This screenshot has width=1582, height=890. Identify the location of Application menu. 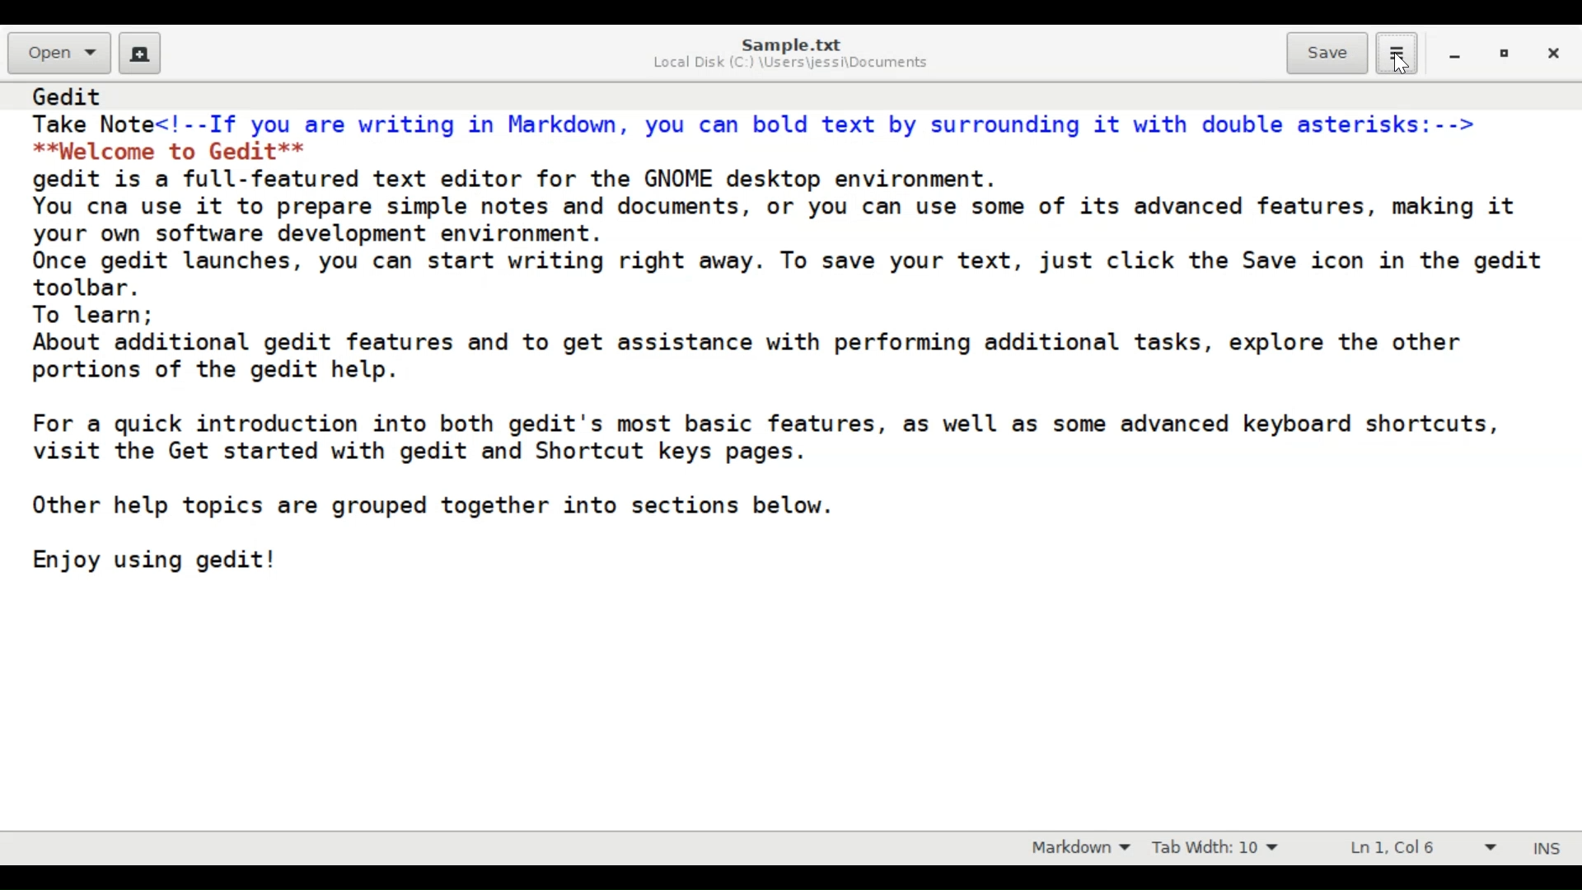
(1398, 54).